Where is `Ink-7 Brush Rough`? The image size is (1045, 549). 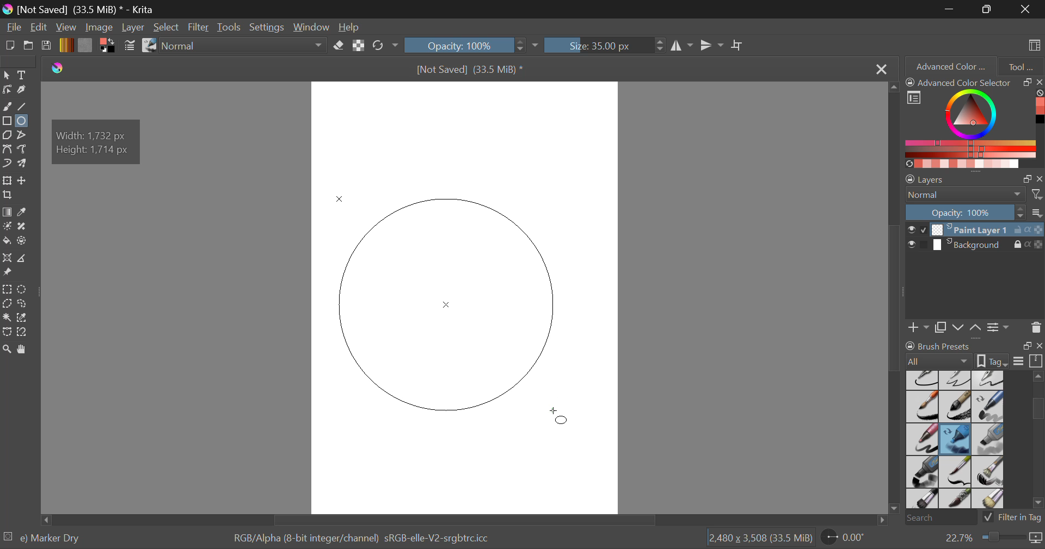
Ink-7 Brush Rough is located at coordinates (921, 408).